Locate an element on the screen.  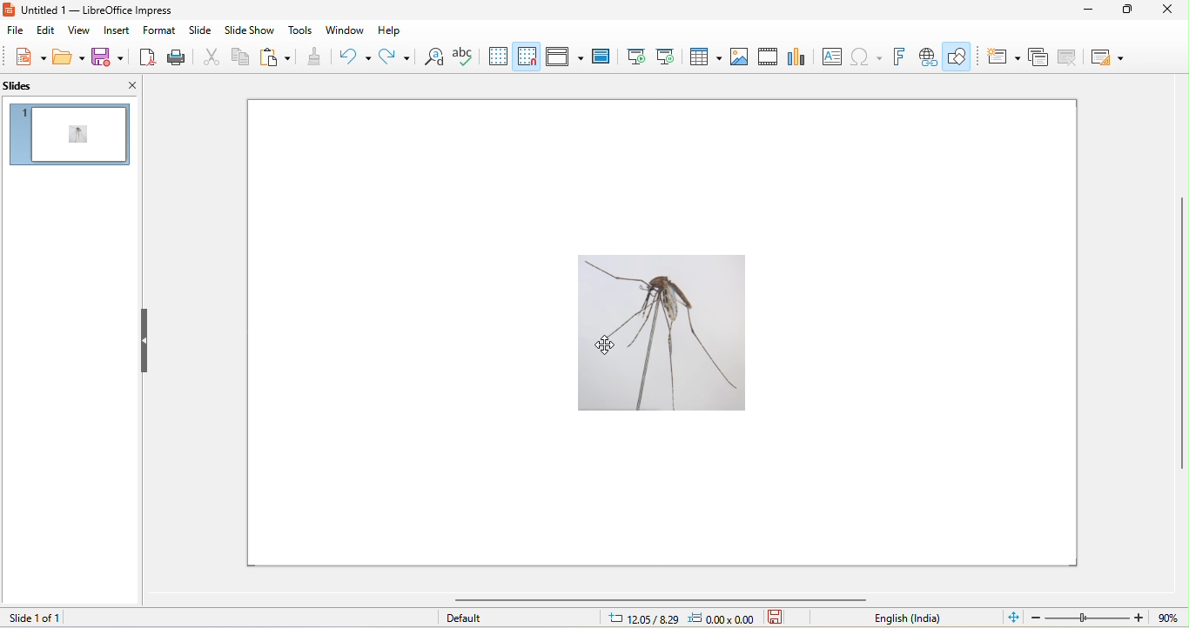
slide 1 of 1 is located at coordinates (33, 618).